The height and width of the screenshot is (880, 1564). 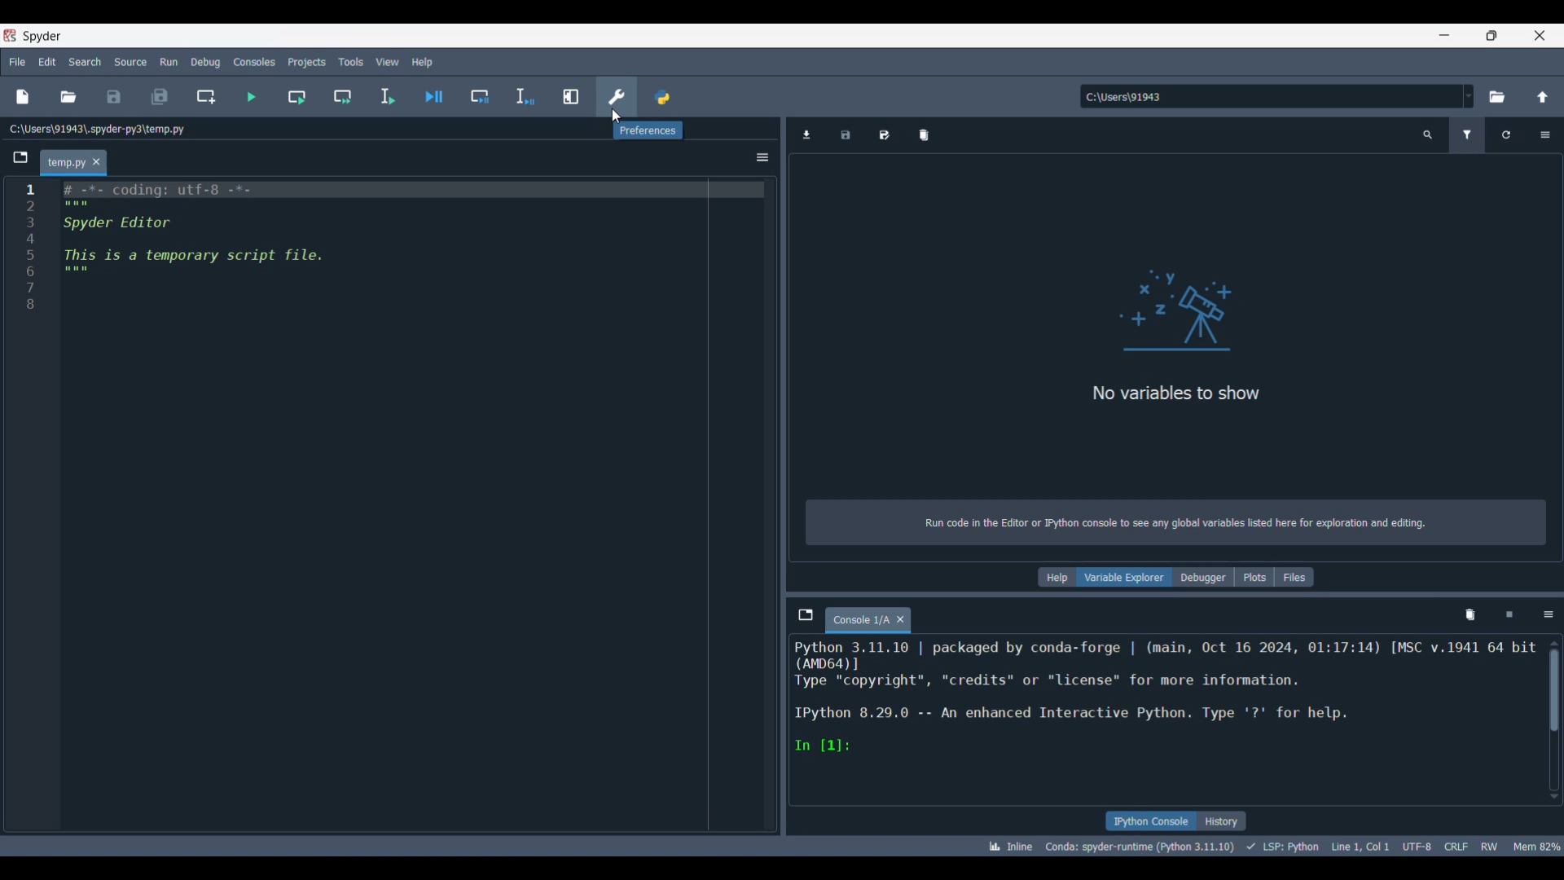 I want to click on Debug menu, so click(x=206, y=62).